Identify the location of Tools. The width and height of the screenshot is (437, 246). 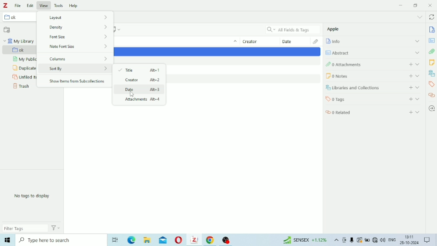
(58, 4).